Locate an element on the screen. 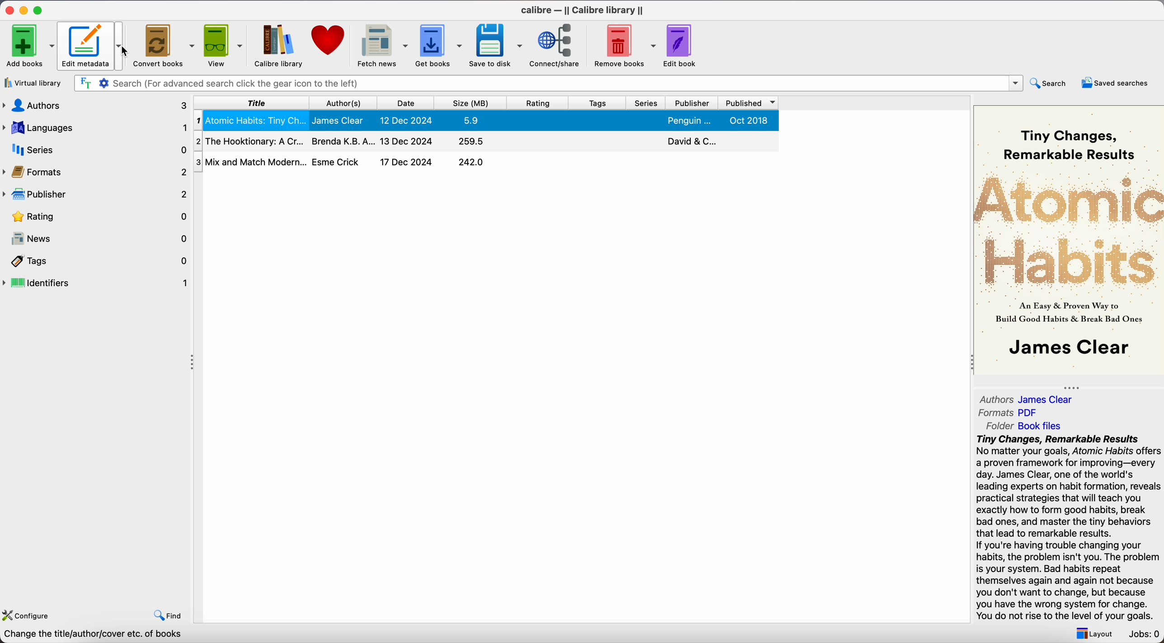 Image resolution: width=1164 pixels, height=643 pixels. synopssis is located at coordinates (1069, 526).